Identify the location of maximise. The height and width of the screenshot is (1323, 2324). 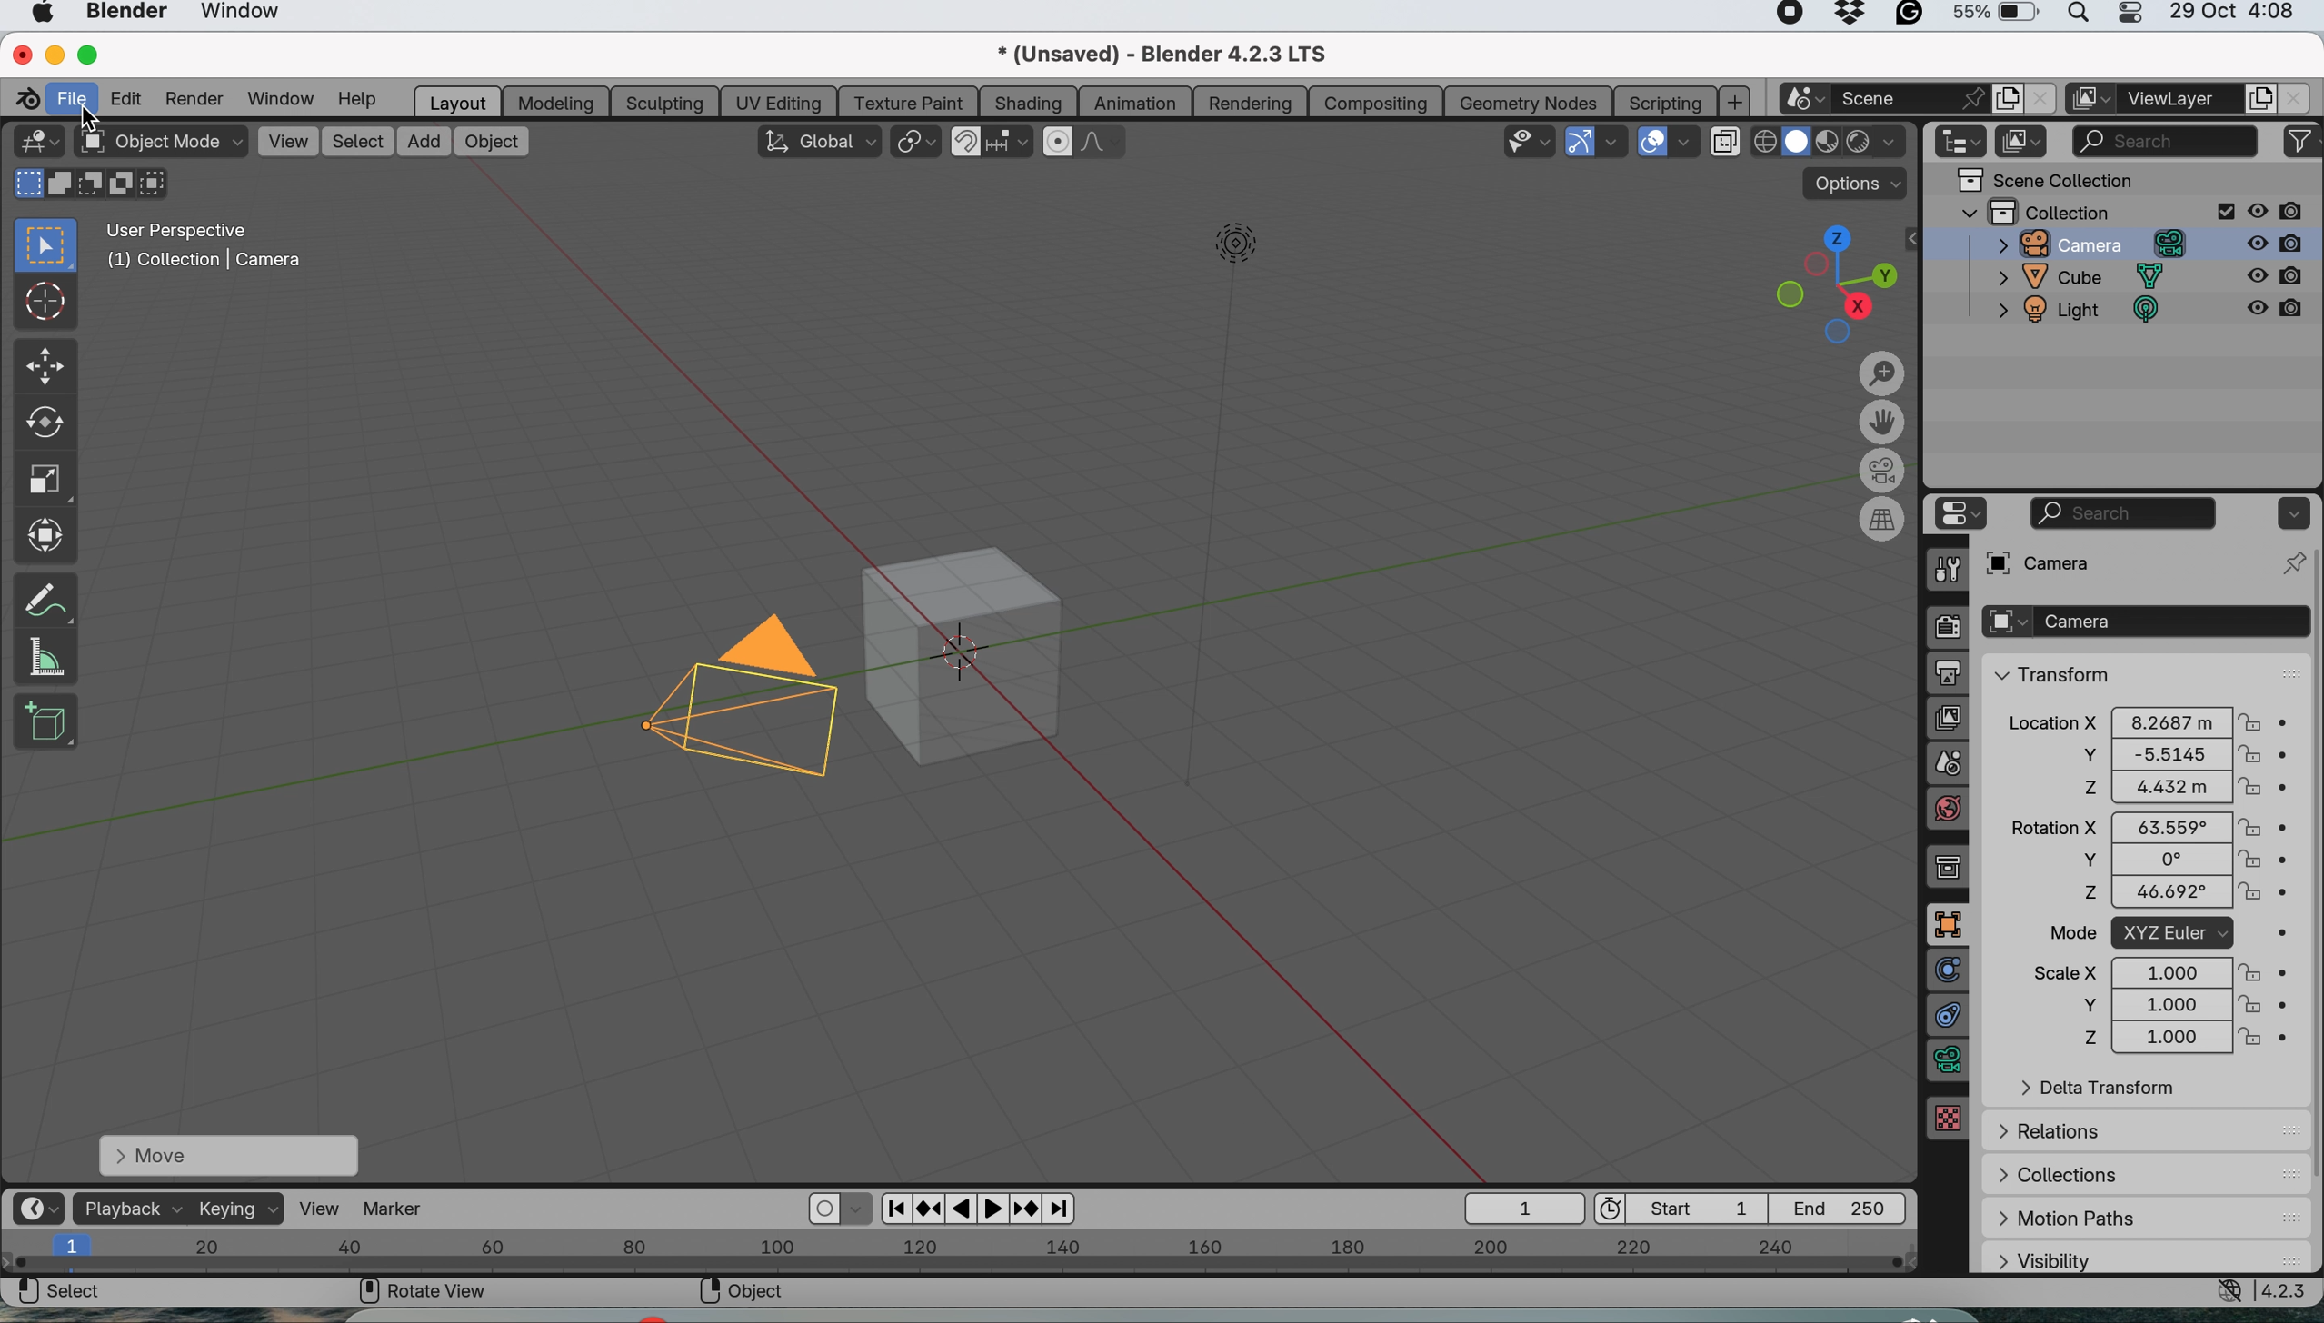
(90, 55).